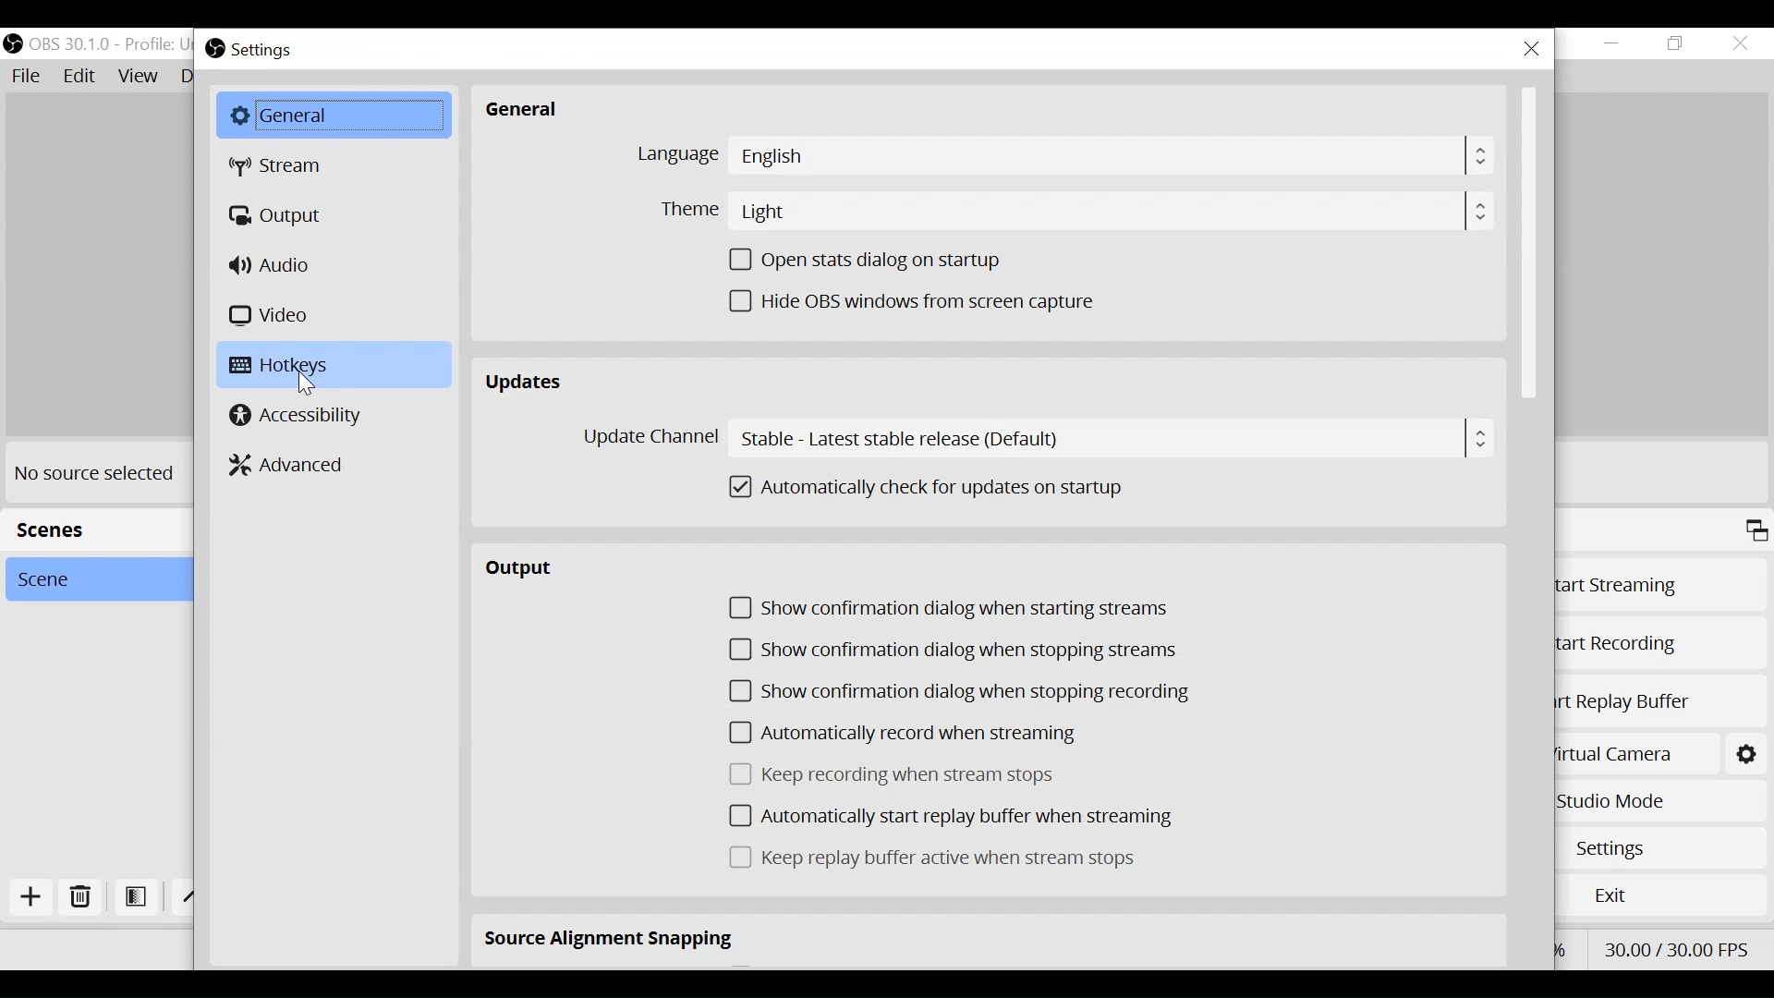  I want to click on Select Language, so click(1063, 155).